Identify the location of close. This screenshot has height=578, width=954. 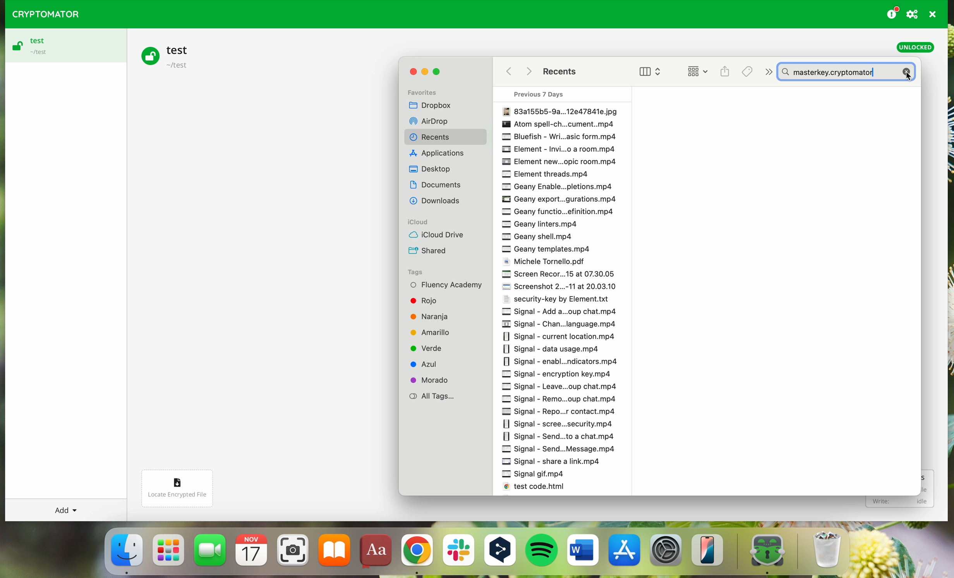
(410, 73).